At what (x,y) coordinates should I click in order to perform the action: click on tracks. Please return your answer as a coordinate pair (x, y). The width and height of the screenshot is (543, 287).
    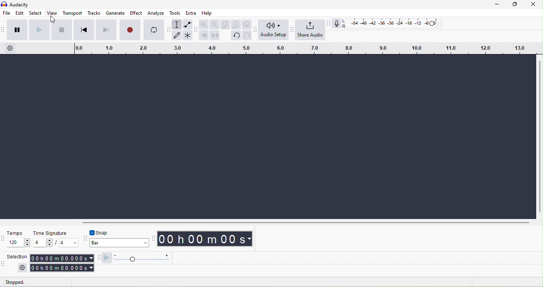
    Looking at the image, I should click on (94, 13).